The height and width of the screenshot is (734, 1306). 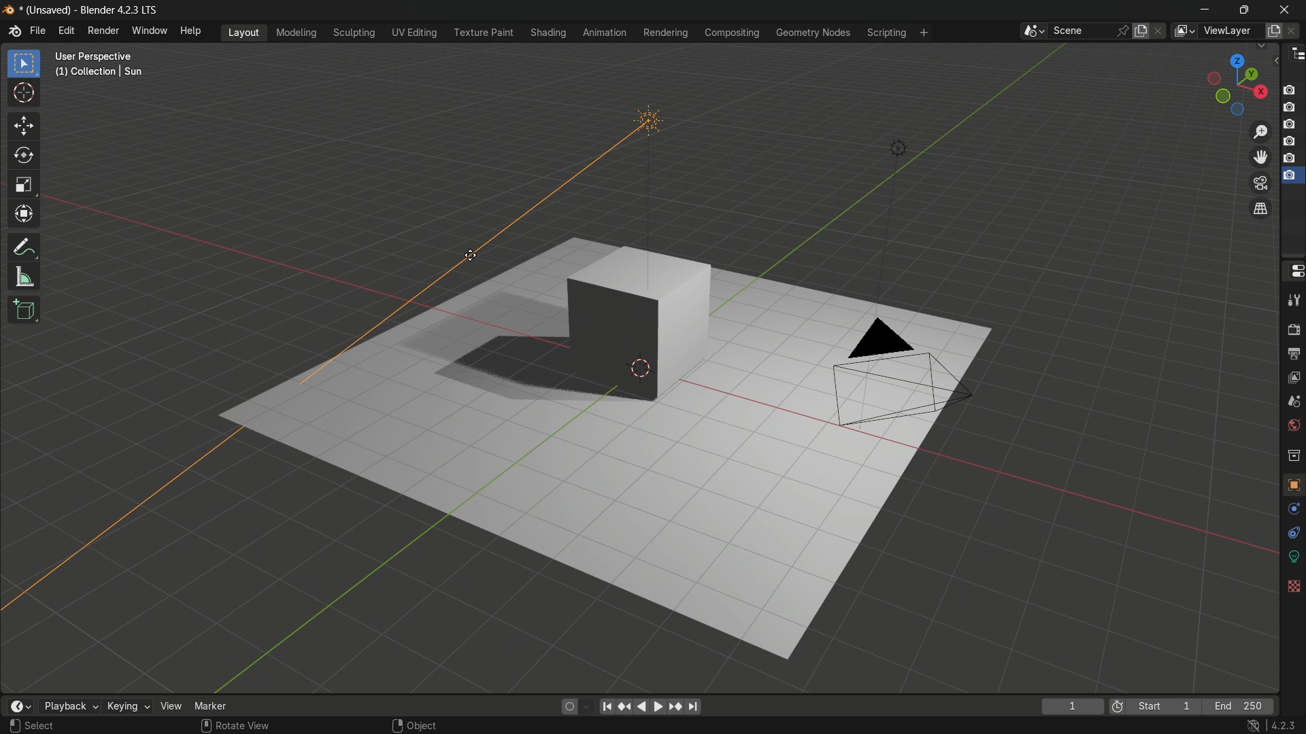 What do you see at coordinates (26, 310) in the screenshot?
I see `add cube` at bounding box center [26, 310].